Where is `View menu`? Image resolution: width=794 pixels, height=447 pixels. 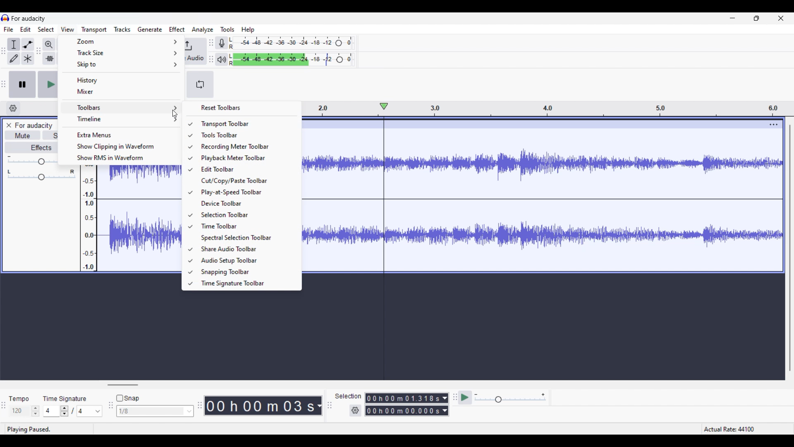 View menu is located at coordinates (67, 29).